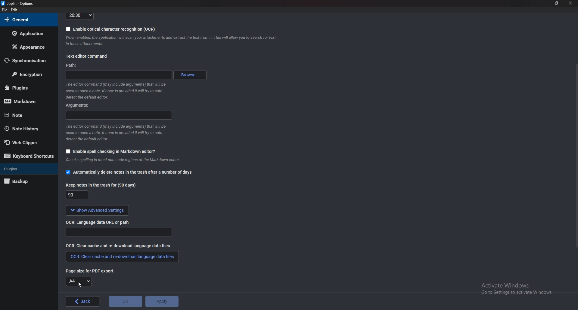 Image resolution: width=578 pixels, height=310 pixels. What do you see at coordinates (122, 161) in the screenshot?
I see `Info on spell checking` at bounding box center [122, 161].